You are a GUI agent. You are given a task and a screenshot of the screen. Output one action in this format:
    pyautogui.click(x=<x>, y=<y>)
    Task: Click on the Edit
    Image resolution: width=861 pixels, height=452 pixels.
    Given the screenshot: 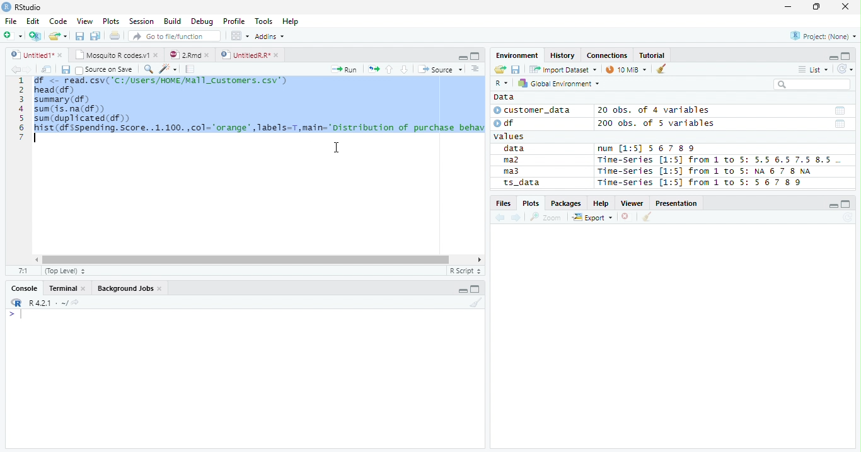 What is the action you would take?
    pyautogui.click(x=32, y=20)
    